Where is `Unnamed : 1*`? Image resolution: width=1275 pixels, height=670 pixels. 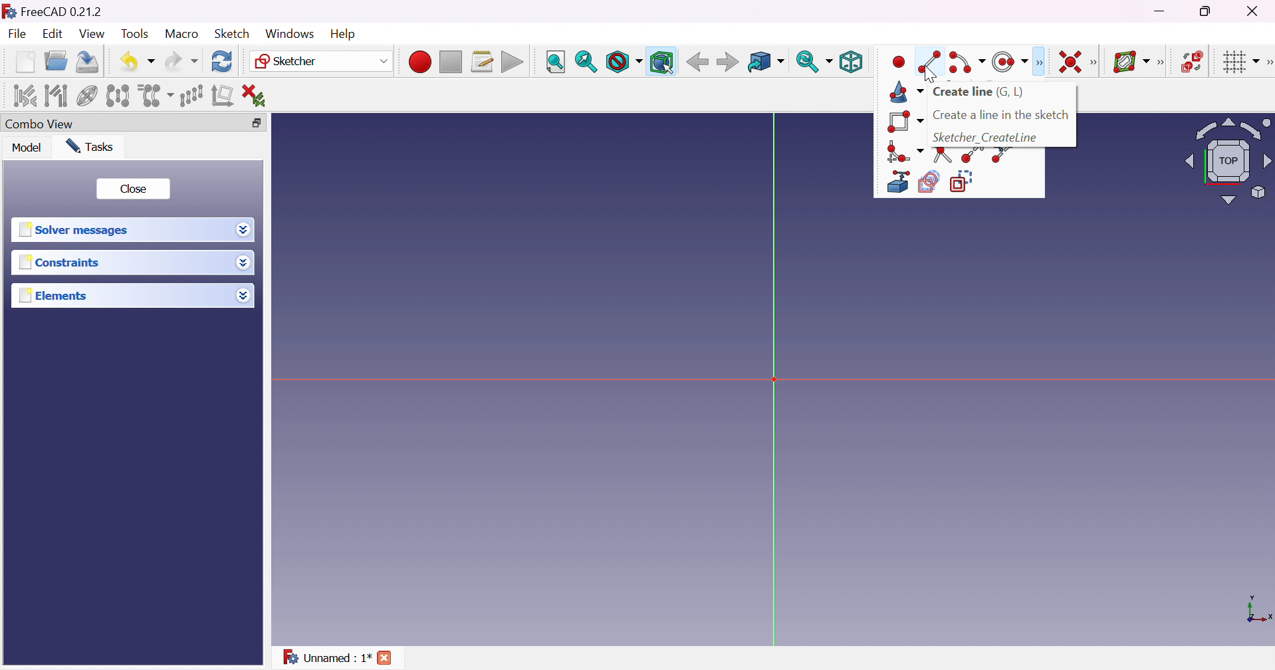
Unnamed : 1* is located at coordinates (327, 659).